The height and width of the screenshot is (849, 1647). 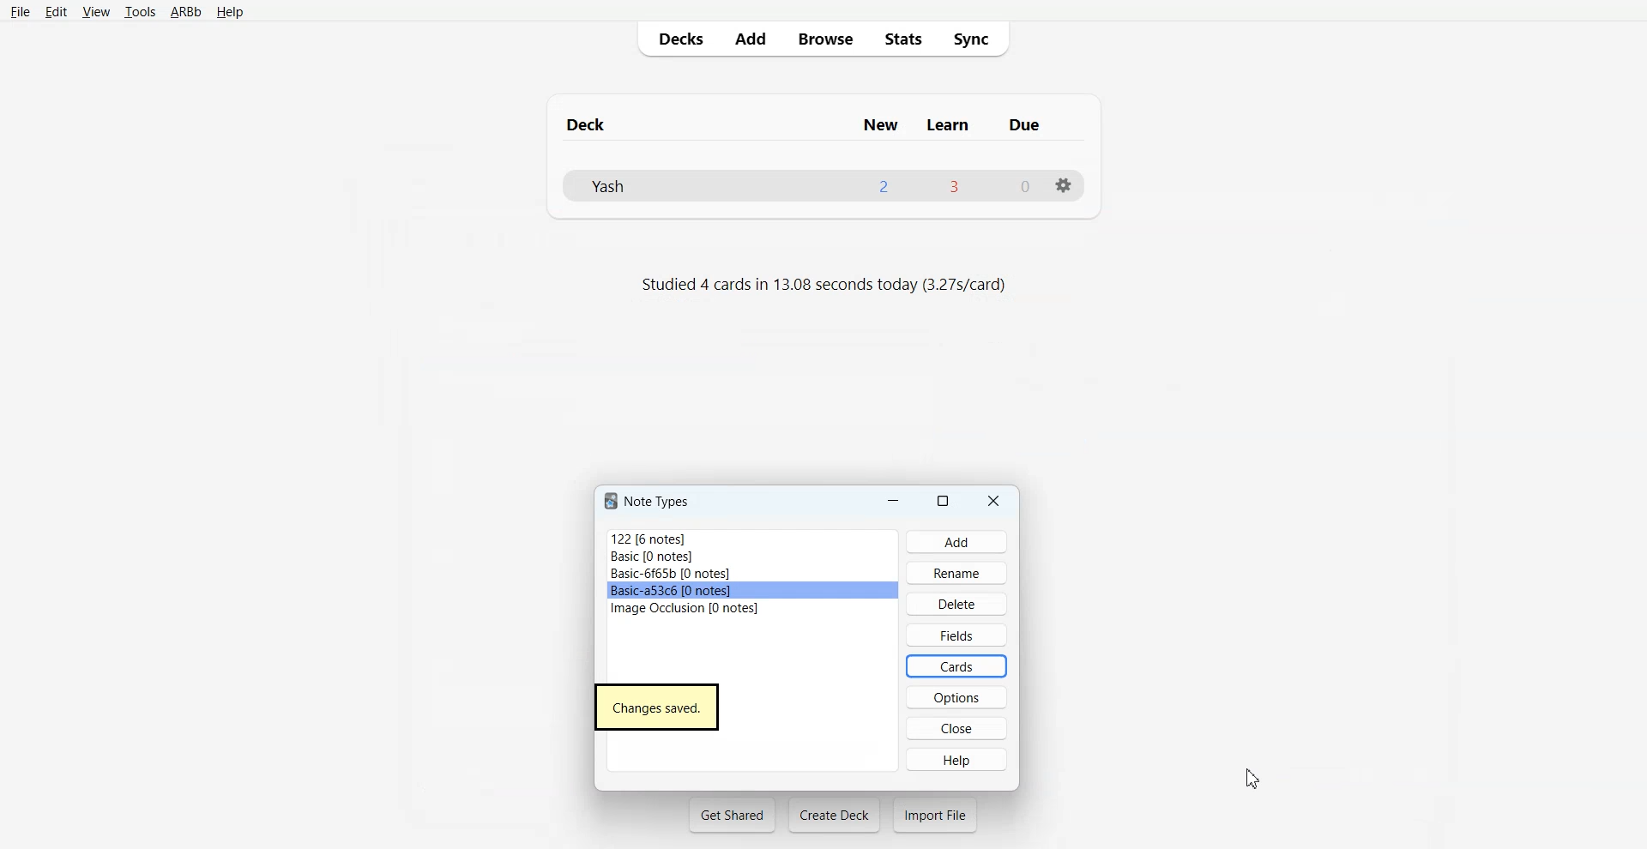 I want to click on Stats, so click(x=902, y=38).